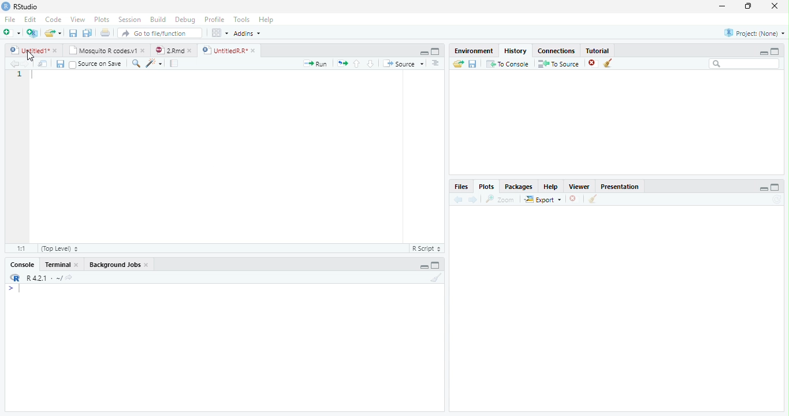 This screenshot has height=416, width=789. I want to click on View, so click(77, 20).